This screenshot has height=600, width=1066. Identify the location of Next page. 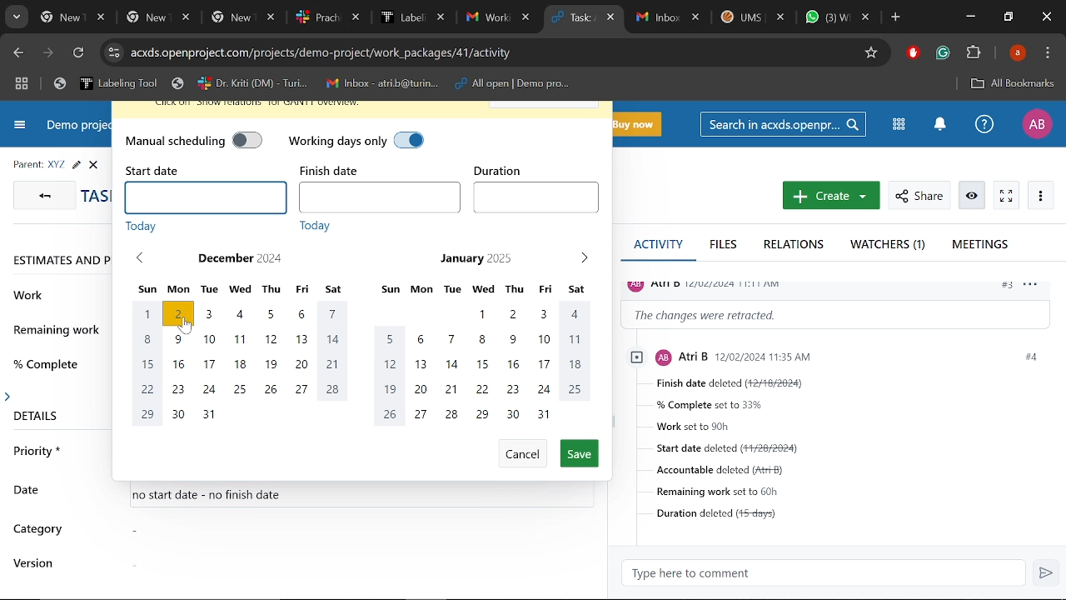
(50, 54).